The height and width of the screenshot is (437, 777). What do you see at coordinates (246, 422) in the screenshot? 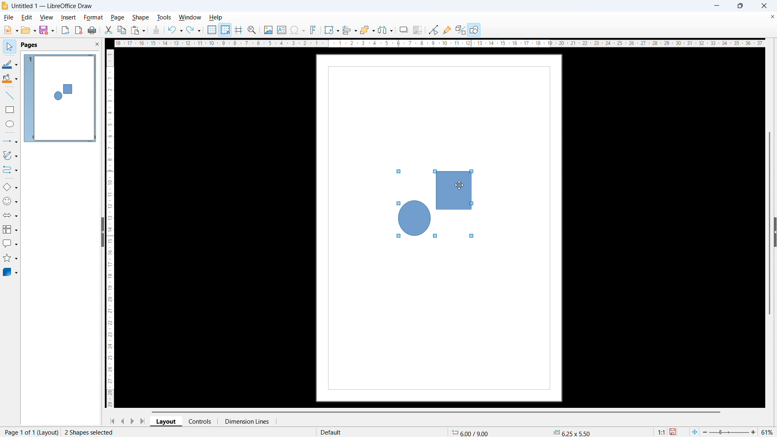
I see `dimension lines` at bounding box center [246, 422].